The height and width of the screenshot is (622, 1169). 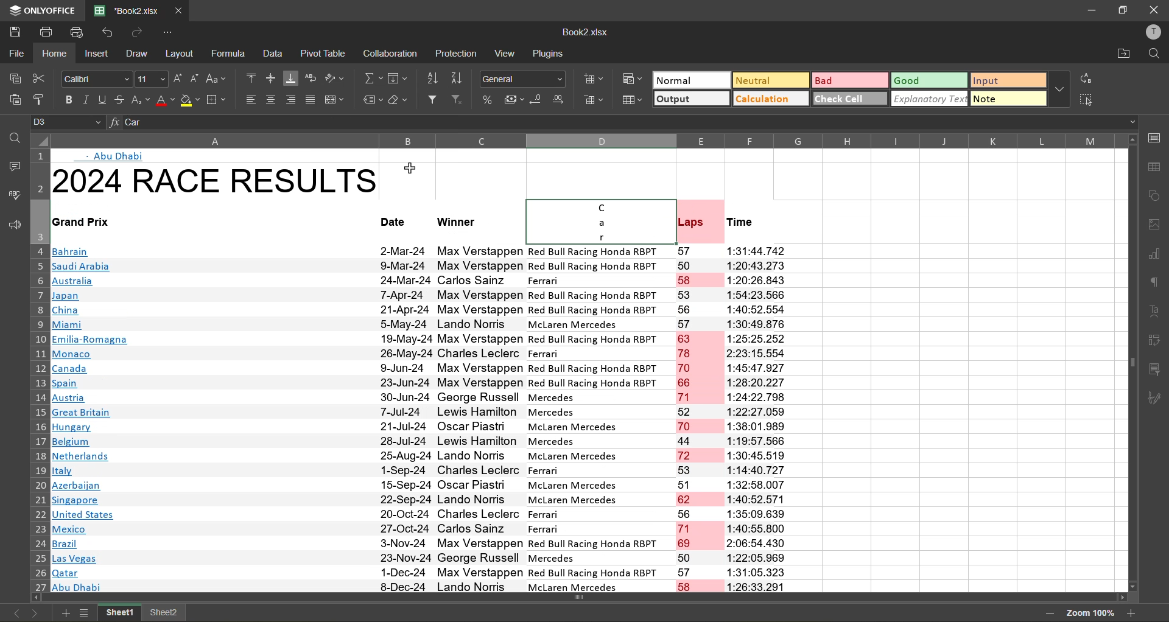 I want to click on cell address, so click(x=71, y=121).